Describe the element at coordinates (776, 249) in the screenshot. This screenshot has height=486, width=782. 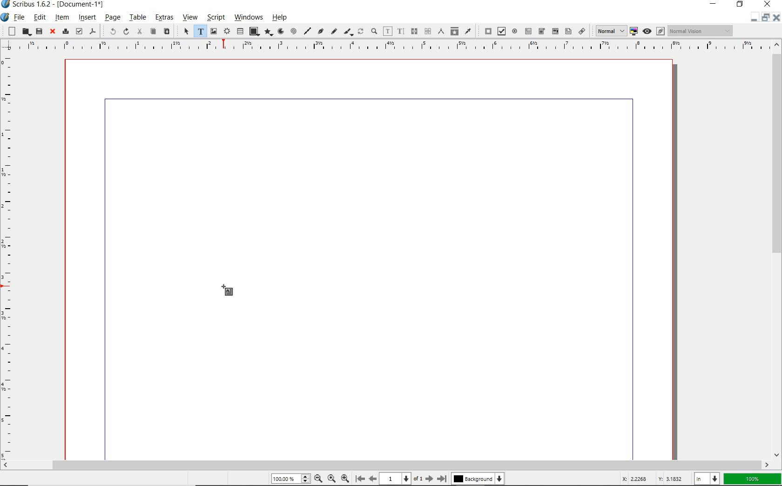
I see `scrollbar` at that location.